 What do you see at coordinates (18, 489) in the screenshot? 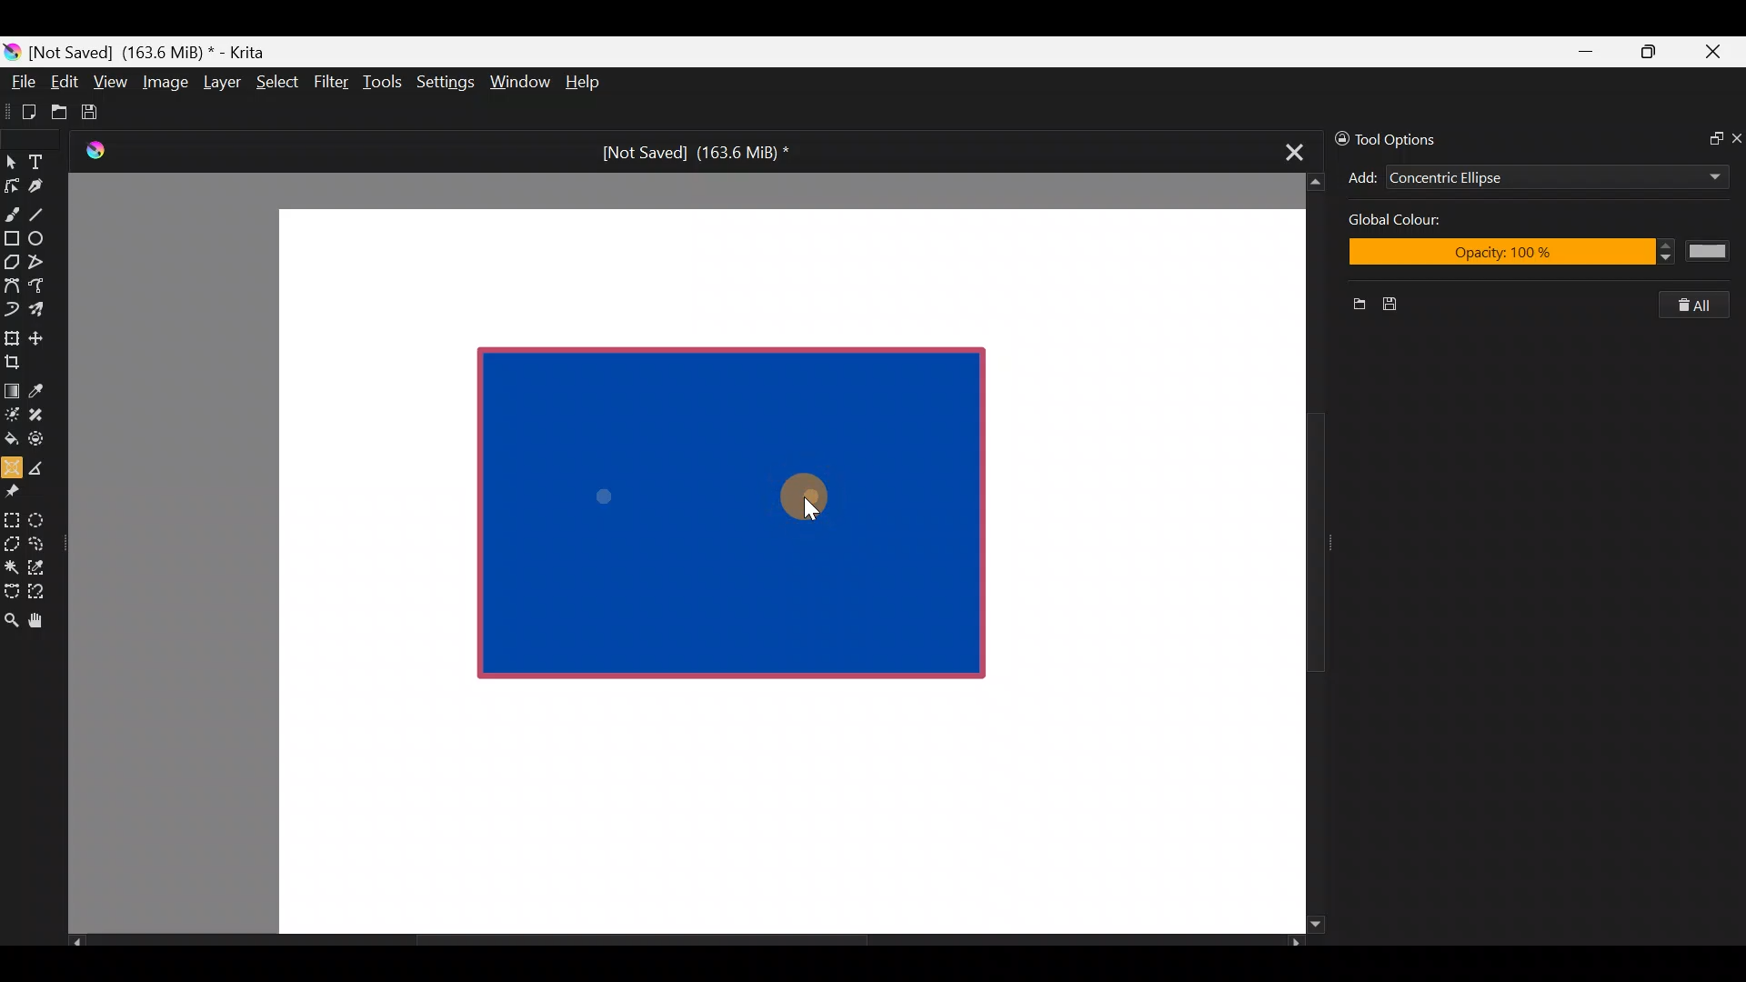
I see `Reference images tool` at bounding box center [18, 489].